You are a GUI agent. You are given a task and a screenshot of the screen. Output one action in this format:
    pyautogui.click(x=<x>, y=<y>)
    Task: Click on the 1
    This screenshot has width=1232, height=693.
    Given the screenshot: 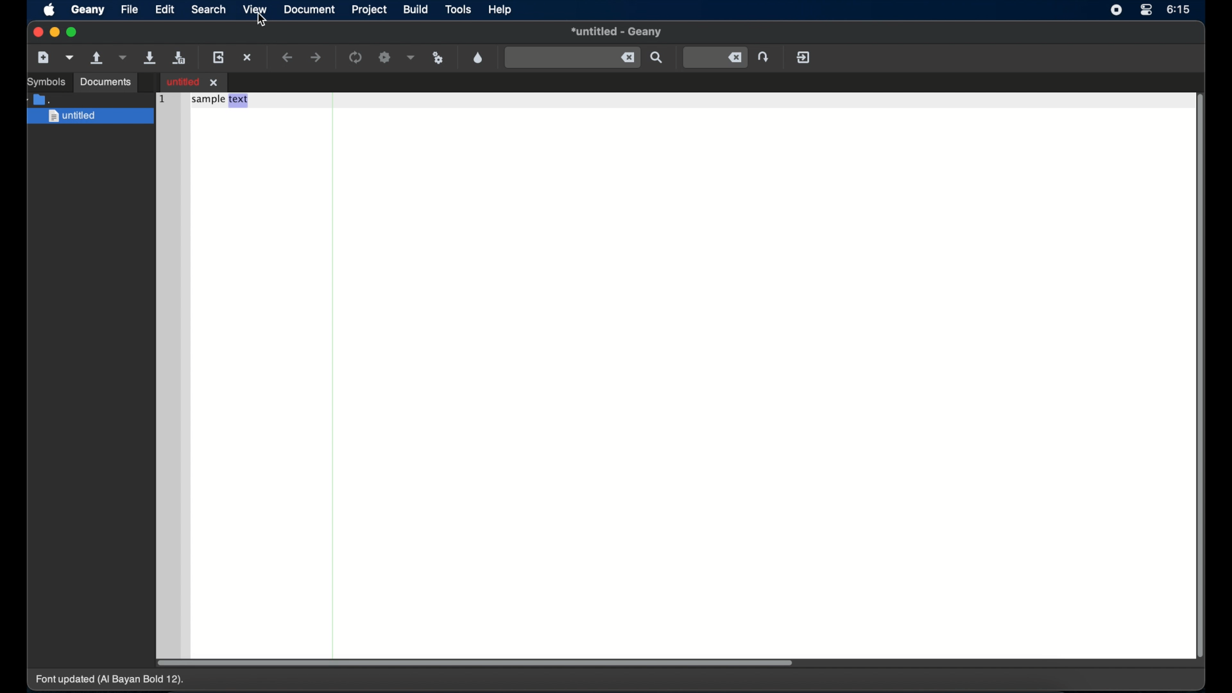 What is the action you would take?
    pyautogui.click(x=160, y=98)
    